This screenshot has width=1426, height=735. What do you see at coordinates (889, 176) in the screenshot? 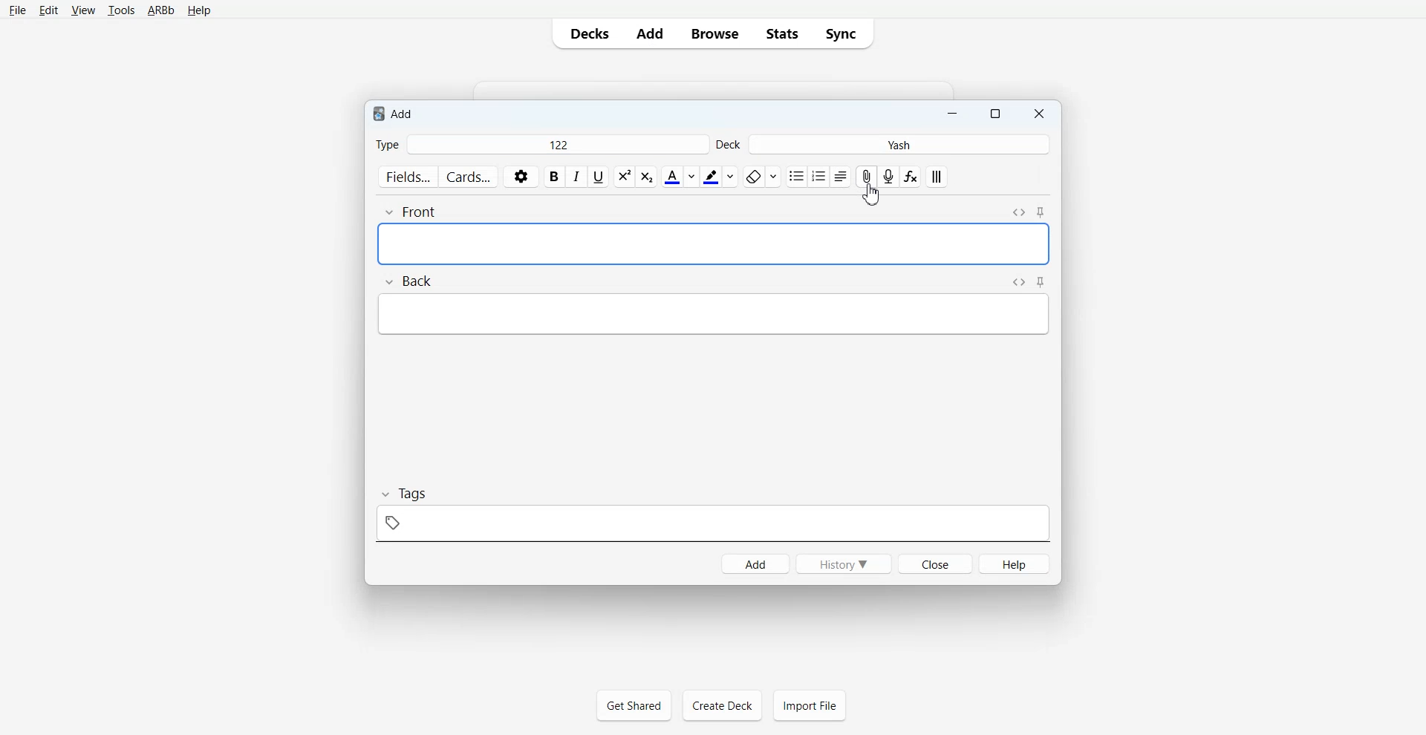
I see `Record Audio` at bounding box center [889, 176].